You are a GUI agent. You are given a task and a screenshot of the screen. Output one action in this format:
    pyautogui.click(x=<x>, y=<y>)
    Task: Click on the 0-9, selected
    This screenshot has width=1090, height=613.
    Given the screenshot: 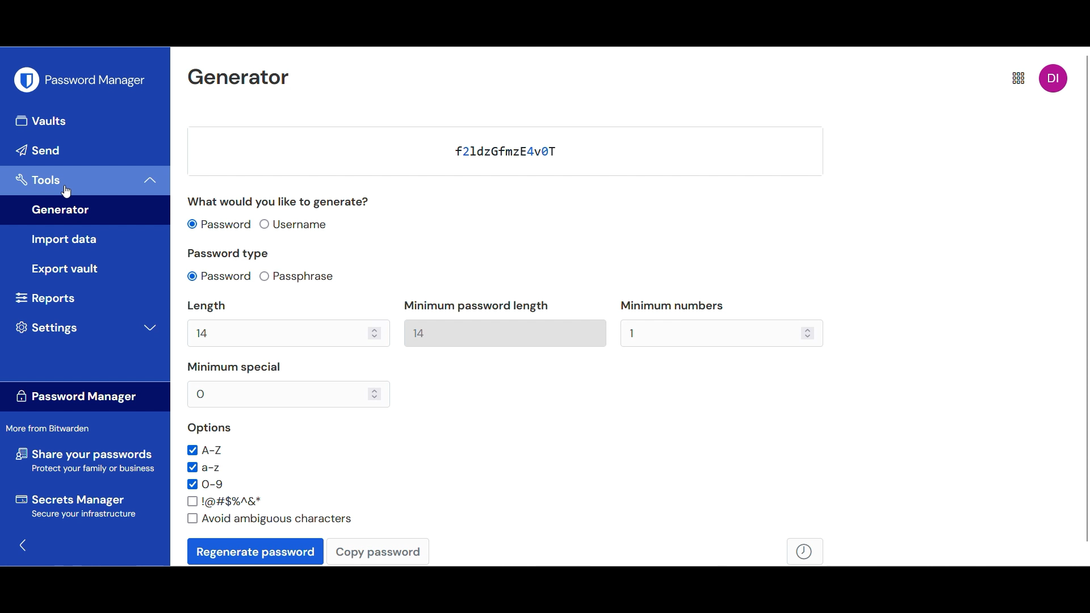 What is the action you would take?
    pyautogui.click(x=205, y=484)
    